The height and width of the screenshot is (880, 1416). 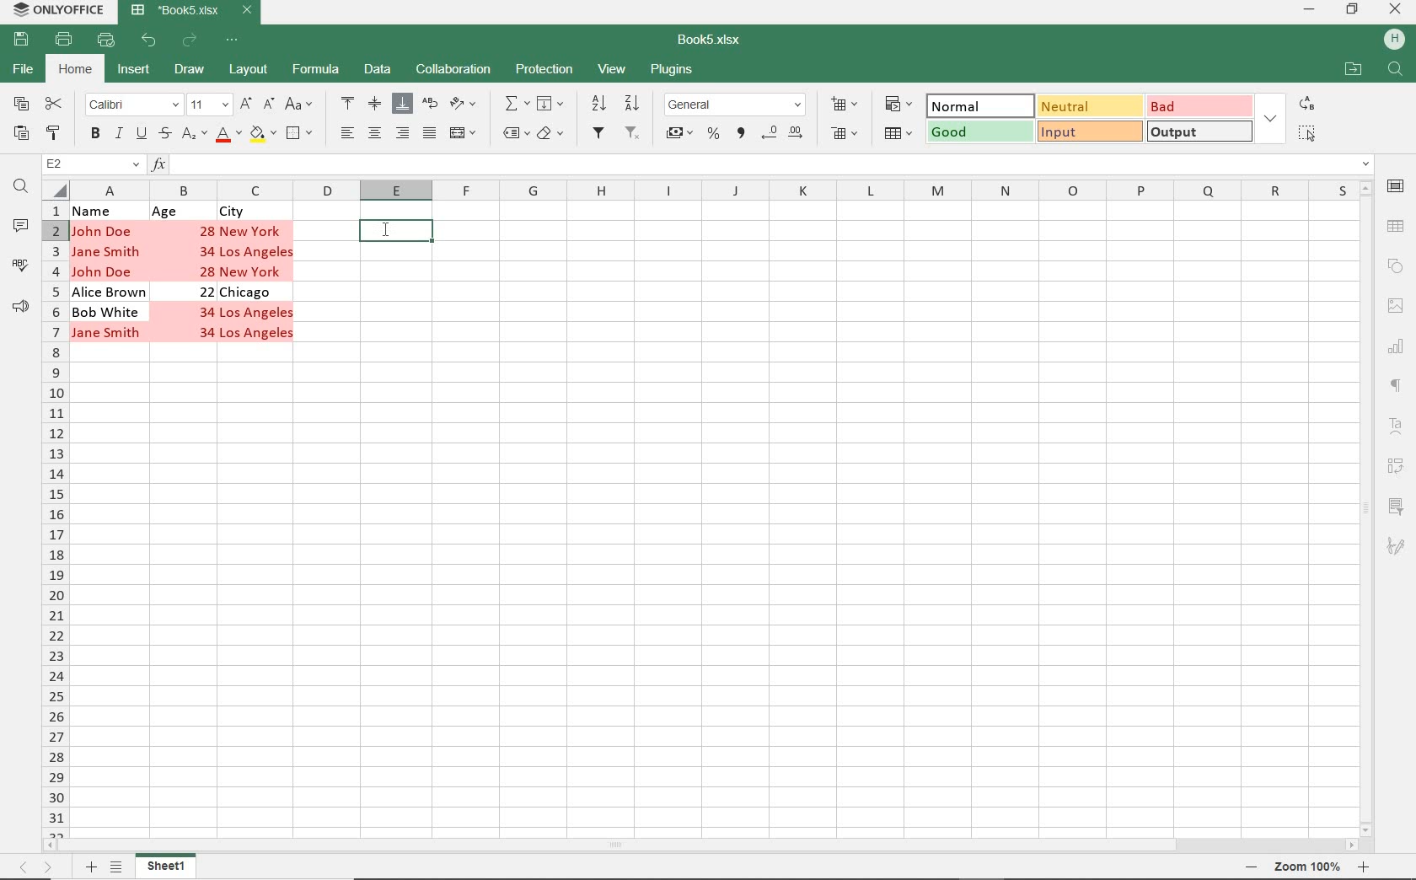 What do you see at coordinates (1394, 39) in the screenshot?
I see `HP` at bounding box center [1394, 39].